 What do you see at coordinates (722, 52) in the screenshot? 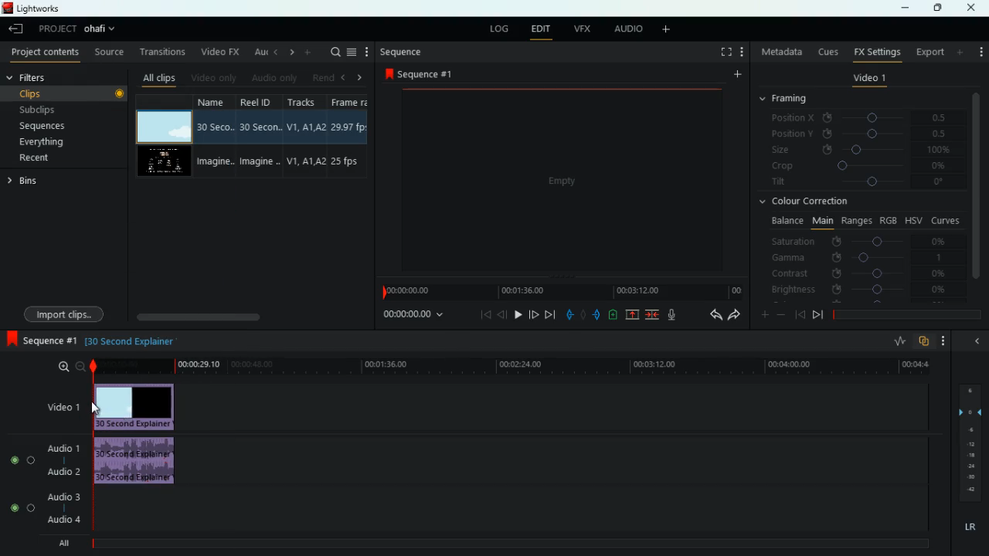
I see `screen` at bounding box center [722, 52].